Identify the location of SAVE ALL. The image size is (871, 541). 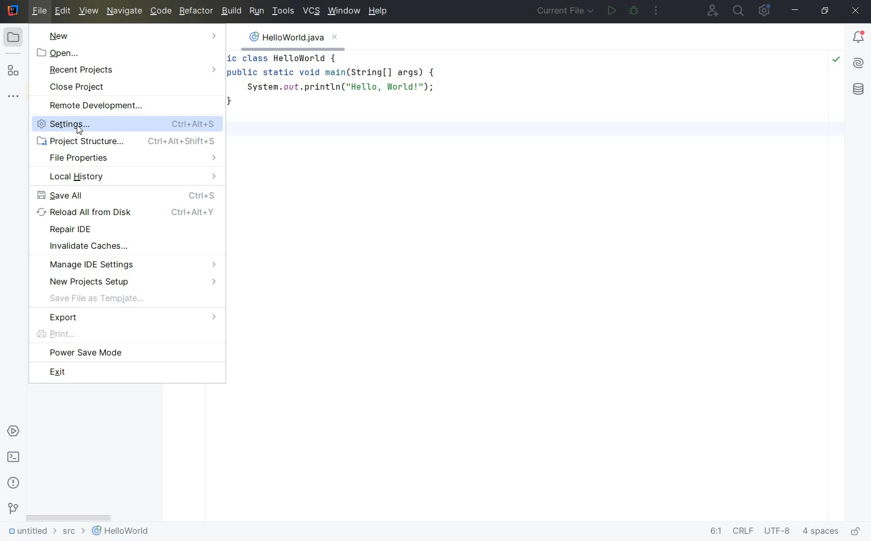
(130, 195).